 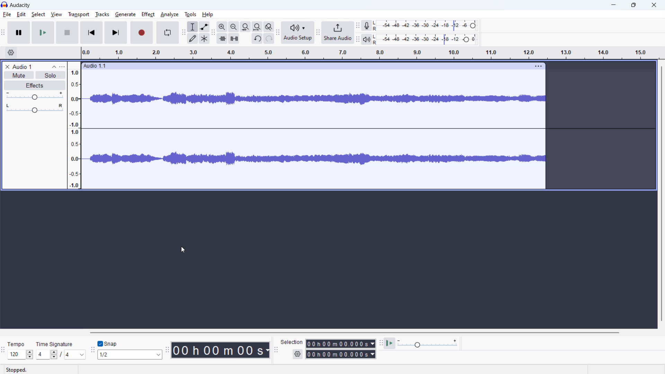 What do you see at coordinates (246, 27) in the screenshot?
I see `fit selection to width` at bounding box center [246, 27].